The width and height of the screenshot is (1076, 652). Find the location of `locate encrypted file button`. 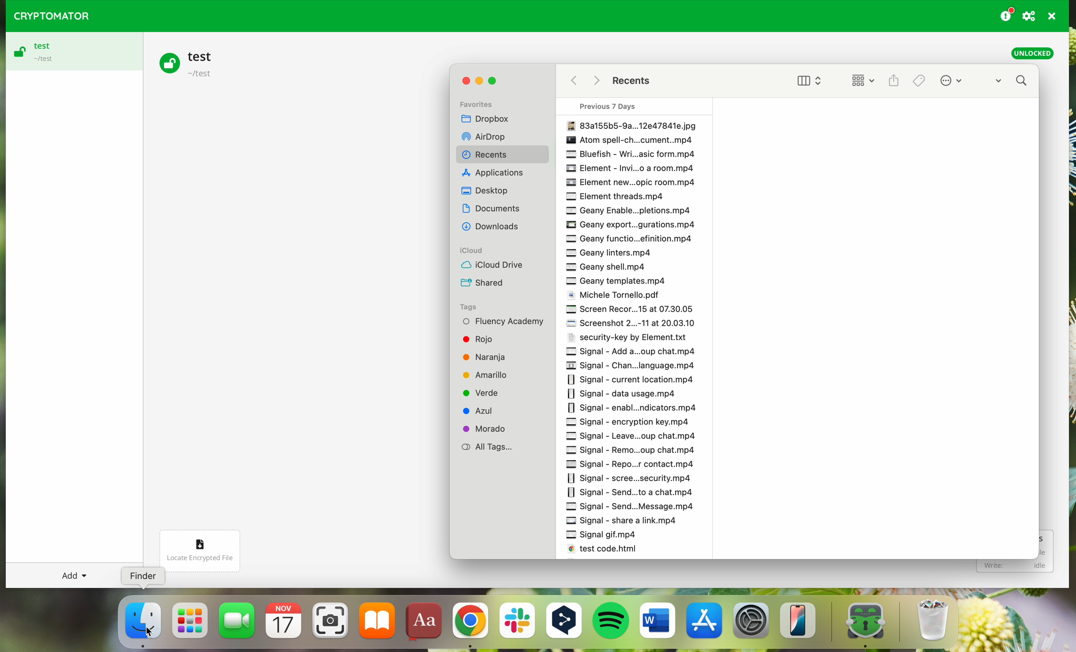

locate encrypted file button is located at coordinates (207, 547).